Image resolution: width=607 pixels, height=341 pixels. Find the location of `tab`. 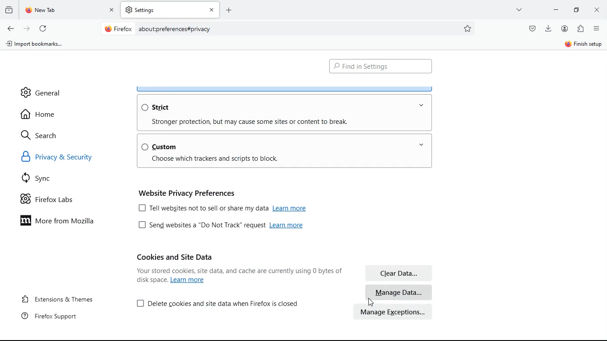

tab is located at coordinates (70, 10).